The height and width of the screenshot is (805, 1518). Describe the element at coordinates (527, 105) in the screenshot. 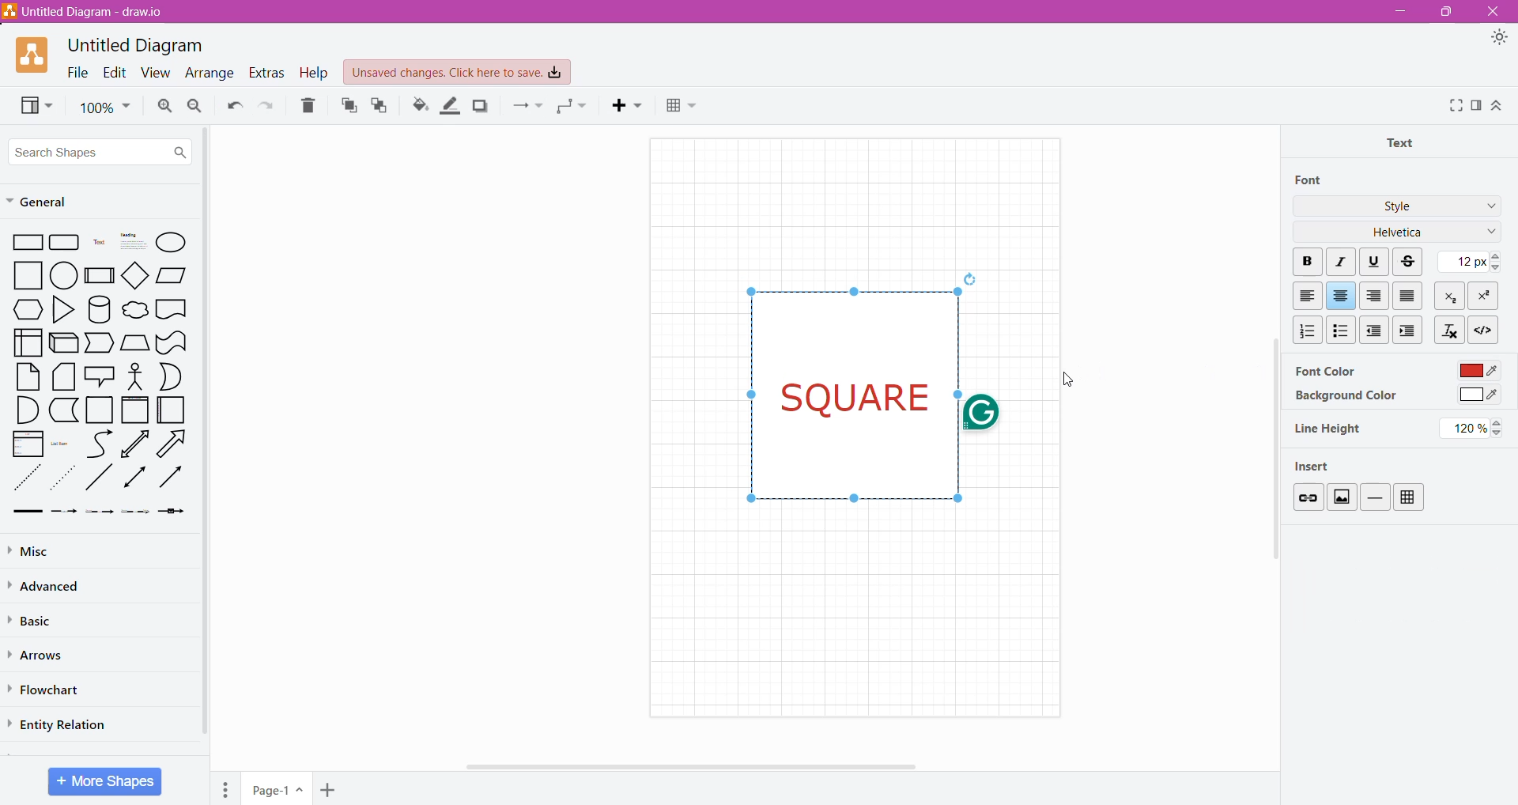

I see `Connection` at that location.